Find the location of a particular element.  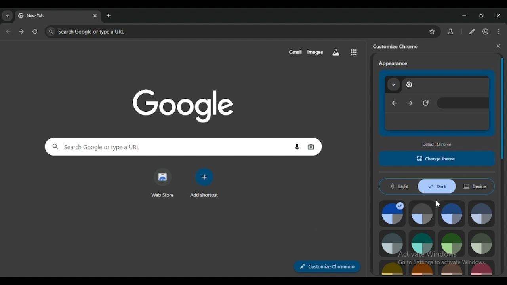

reload this page is located at coordinates (35, 32).